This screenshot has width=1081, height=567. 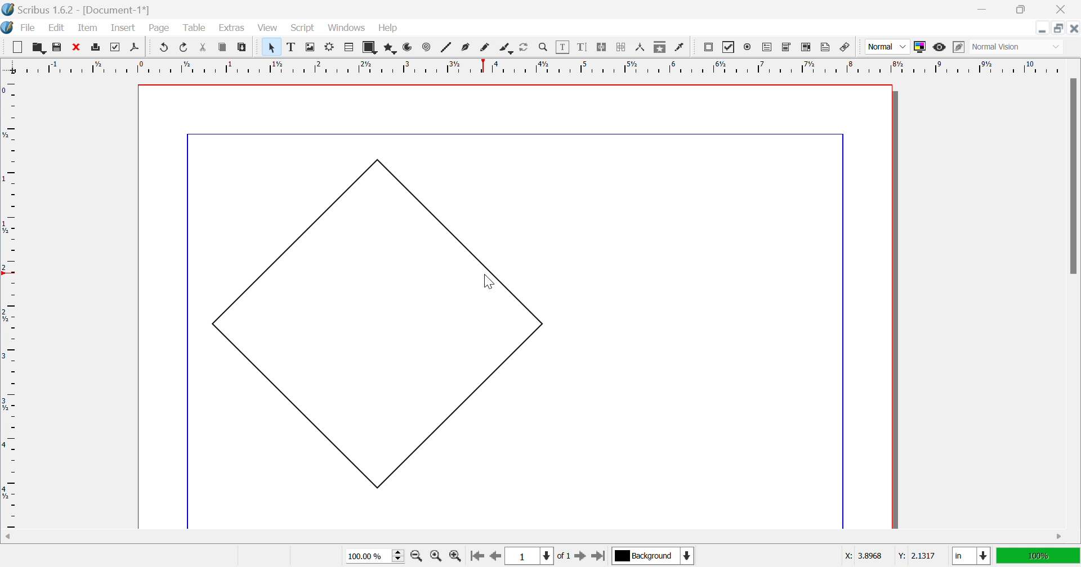 What do you see at coordinates (329, 46) in the screenshot?
I see `Render frame` at bounding box center [329, 46].